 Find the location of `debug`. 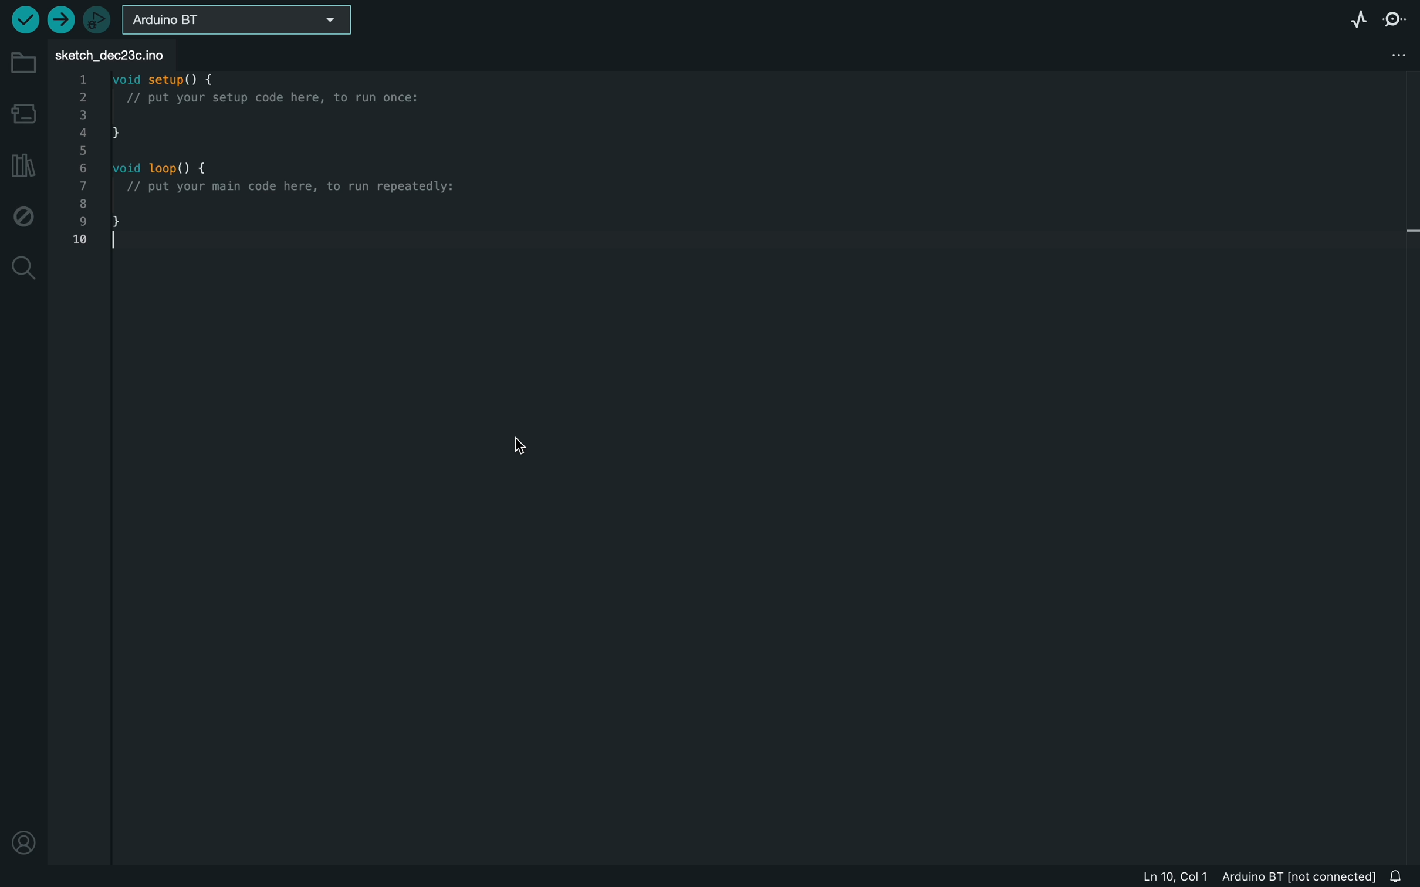

debug is located at coordinates (25, 217).